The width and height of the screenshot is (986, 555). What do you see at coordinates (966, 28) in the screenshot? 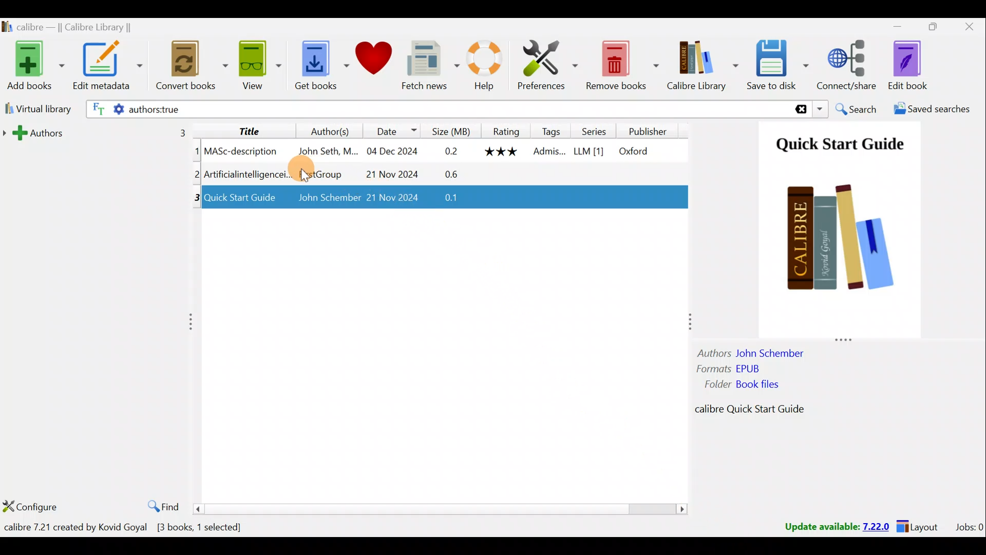
I see `Close` at bounding box center [966, 28].